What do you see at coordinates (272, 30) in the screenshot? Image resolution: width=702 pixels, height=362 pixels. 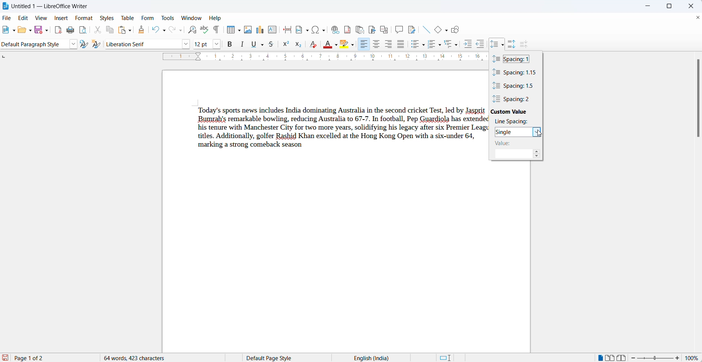 I see `insert text` at bounding box center [272, 30].